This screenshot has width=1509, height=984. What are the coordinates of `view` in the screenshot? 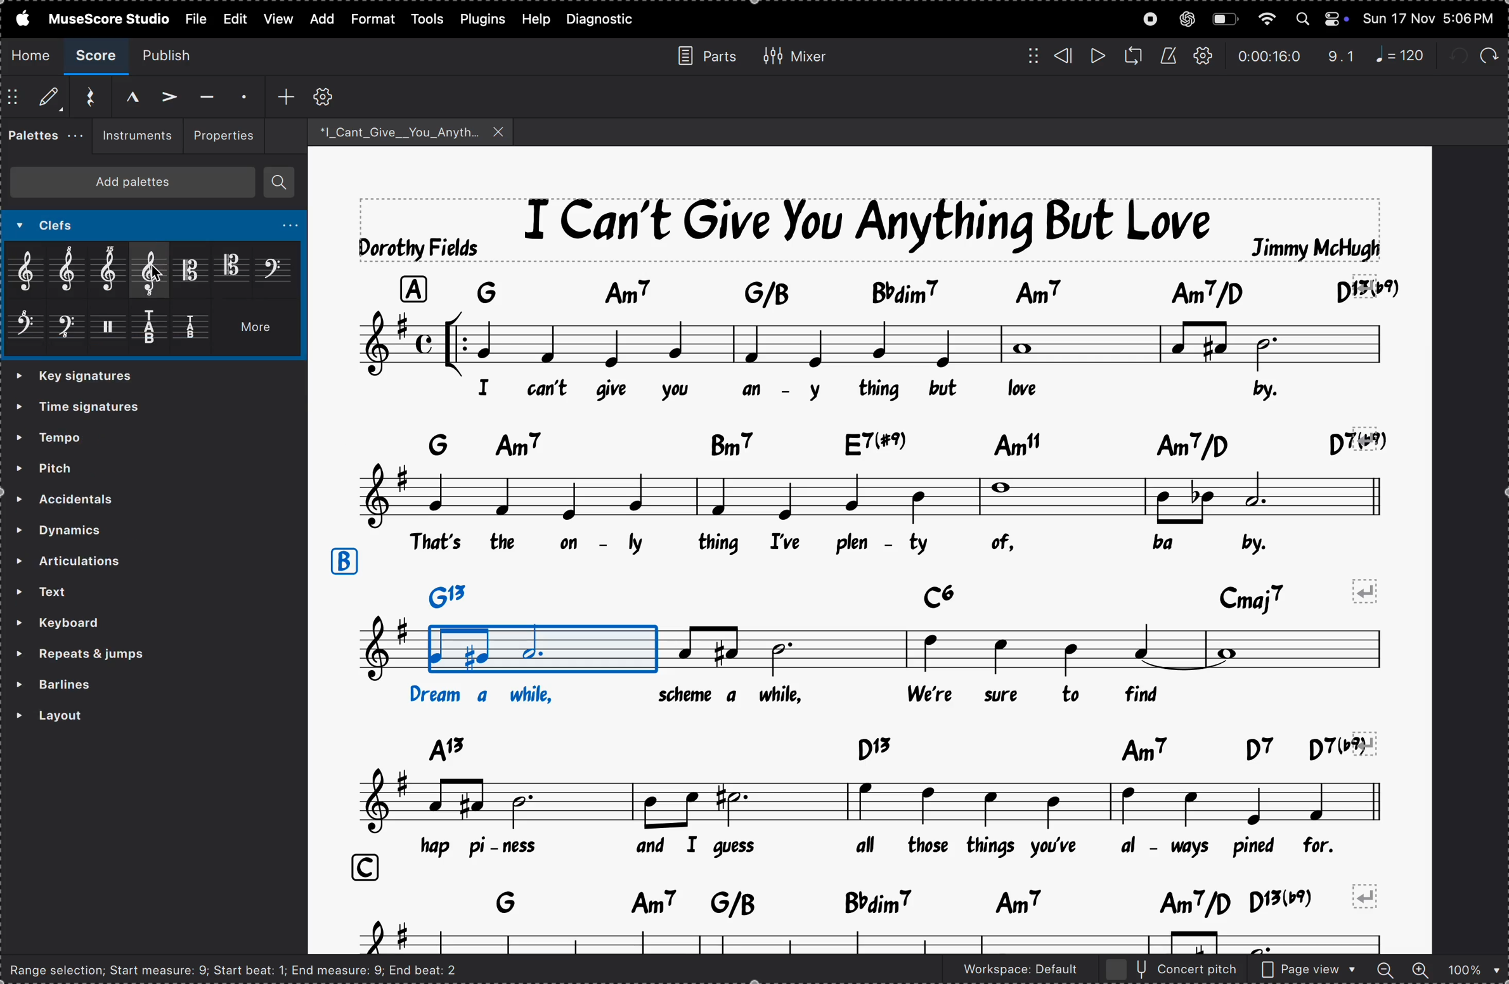 It's located at (276, 18).